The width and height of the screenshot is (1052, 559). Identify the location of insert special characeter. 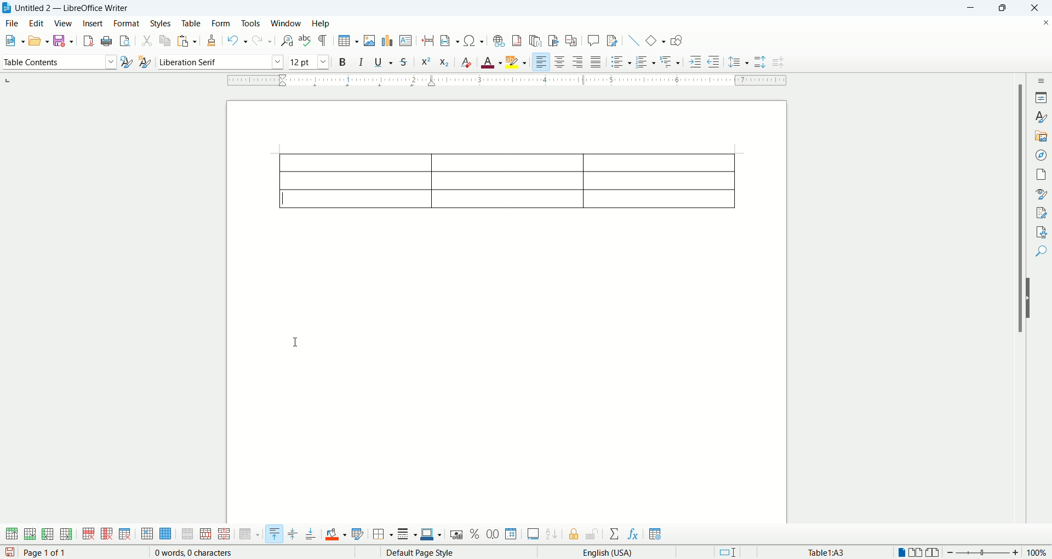
(473, 40).